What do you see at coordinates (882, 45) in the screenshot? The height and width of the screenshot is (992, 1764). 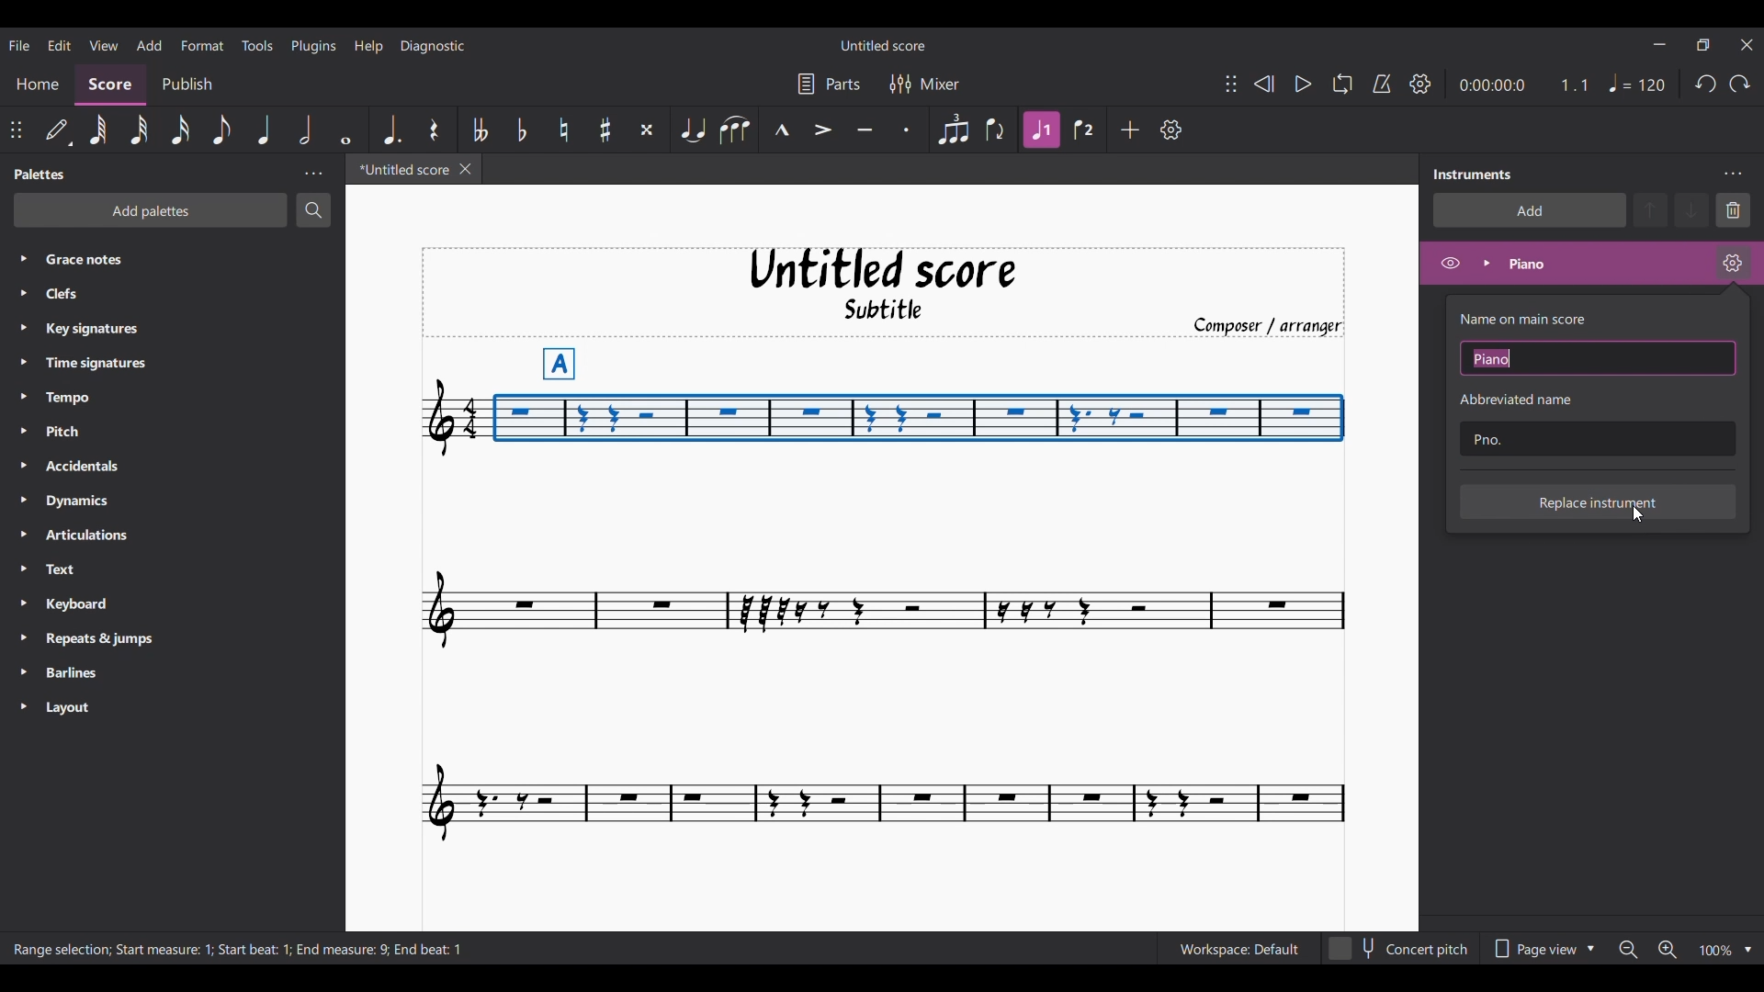 I see `Score name` at bounding box center [882, 45].